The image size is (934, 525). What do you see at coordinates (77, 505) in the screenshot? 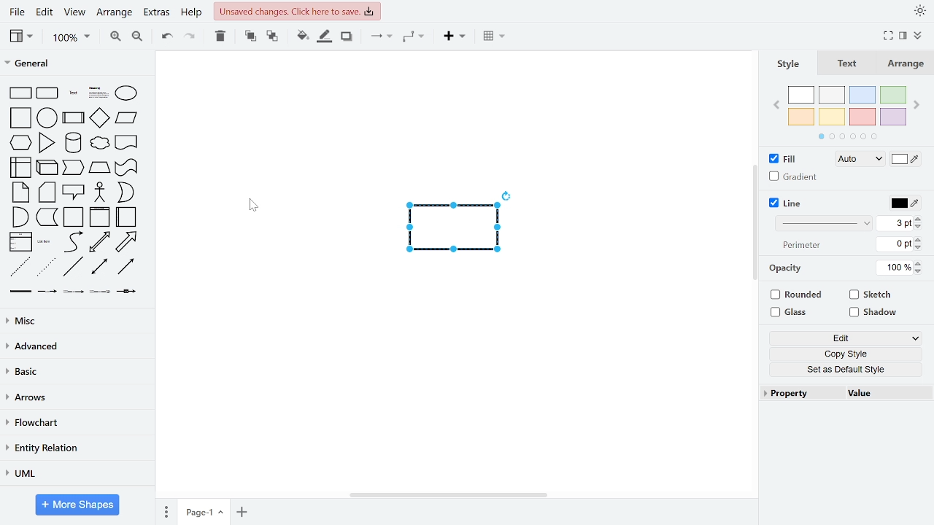
I see `more shapes` at bounding box center [77, 505].